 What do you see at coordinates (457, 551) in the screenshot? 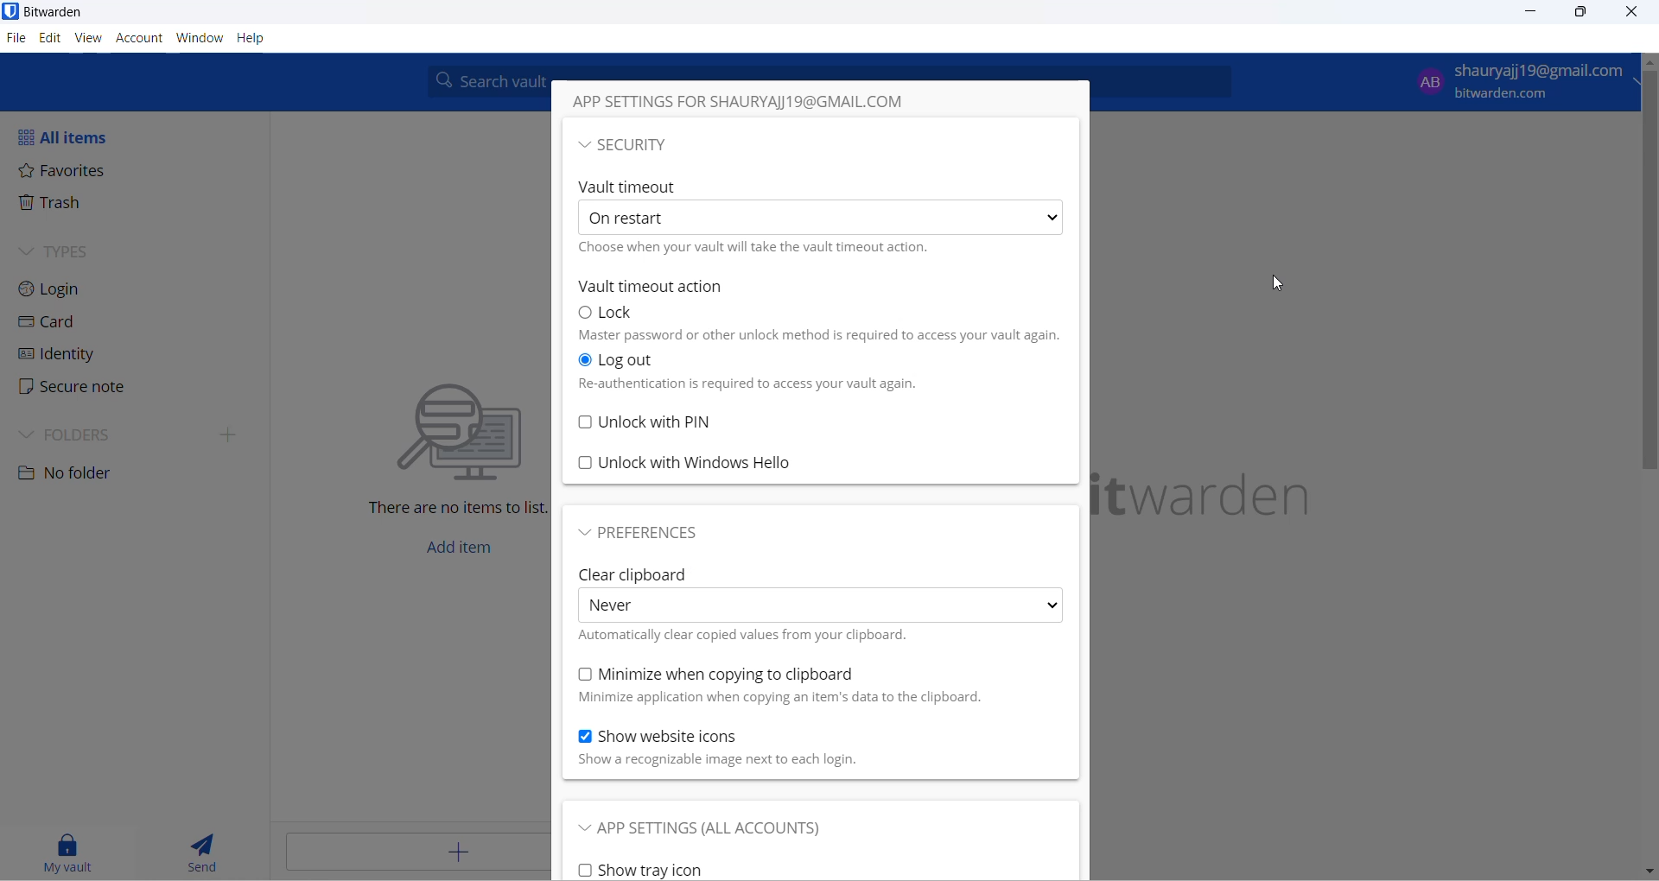
I see `add item button` at bounding box center [457, 551].